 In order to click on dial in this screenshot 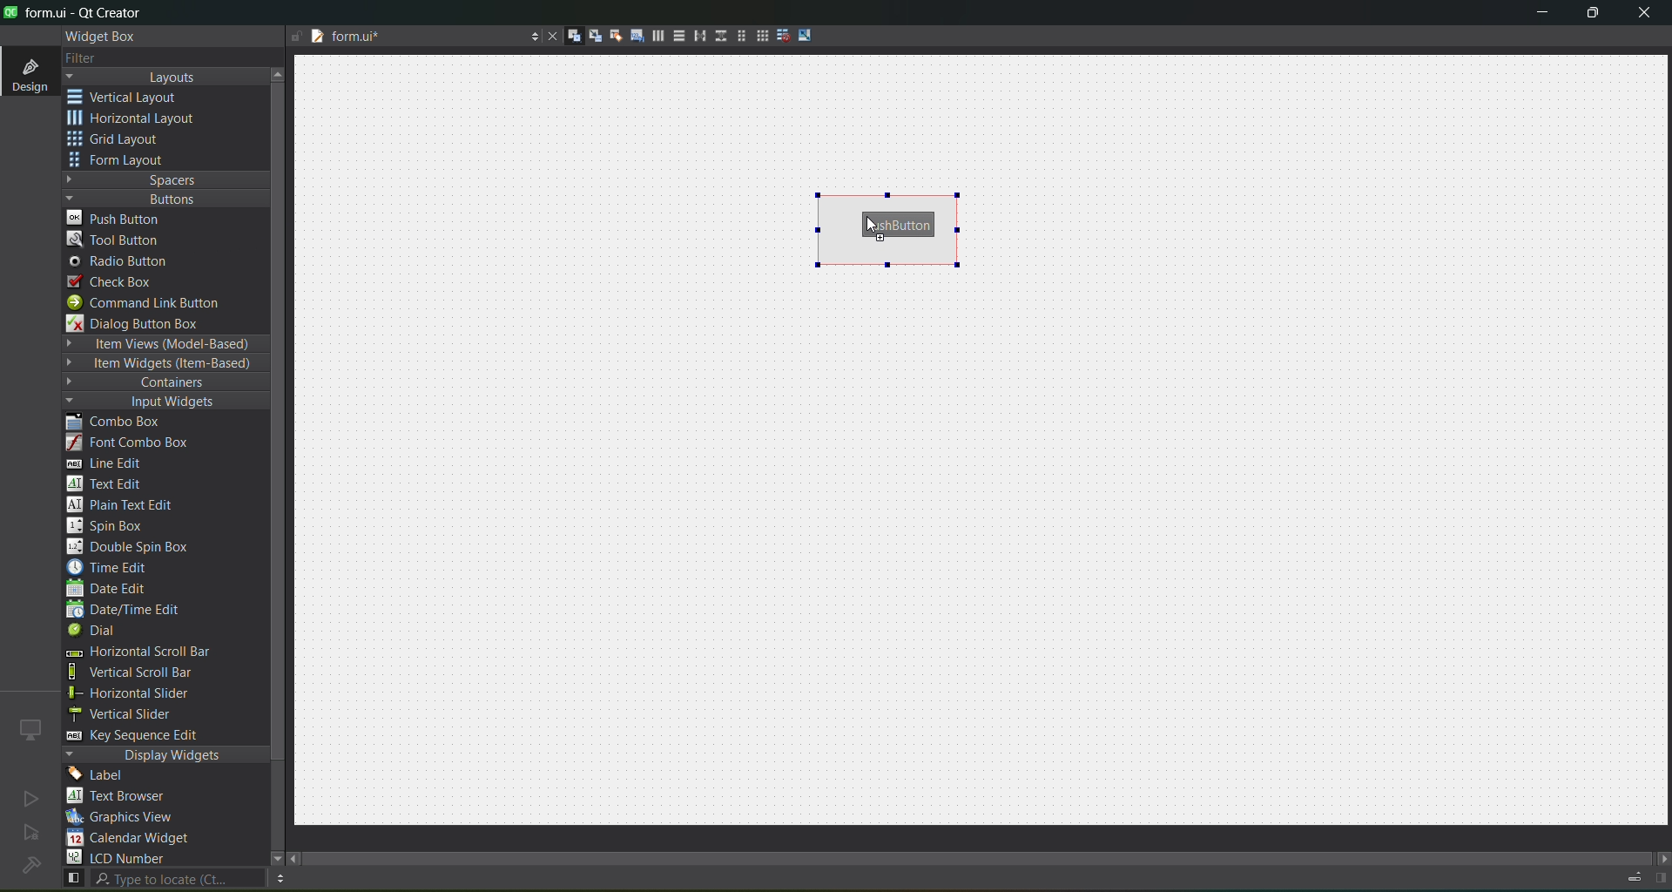, I will do `click(98, 632)`.